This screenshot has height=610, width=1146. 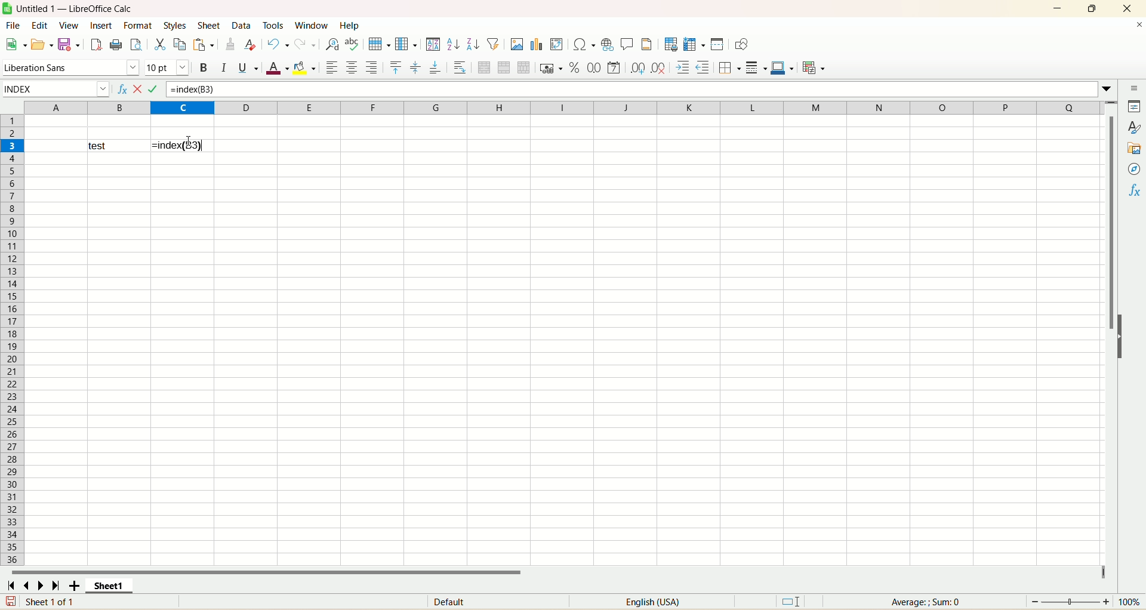 I want to click on Expand/Collapse, so click(x=1120, y=337).